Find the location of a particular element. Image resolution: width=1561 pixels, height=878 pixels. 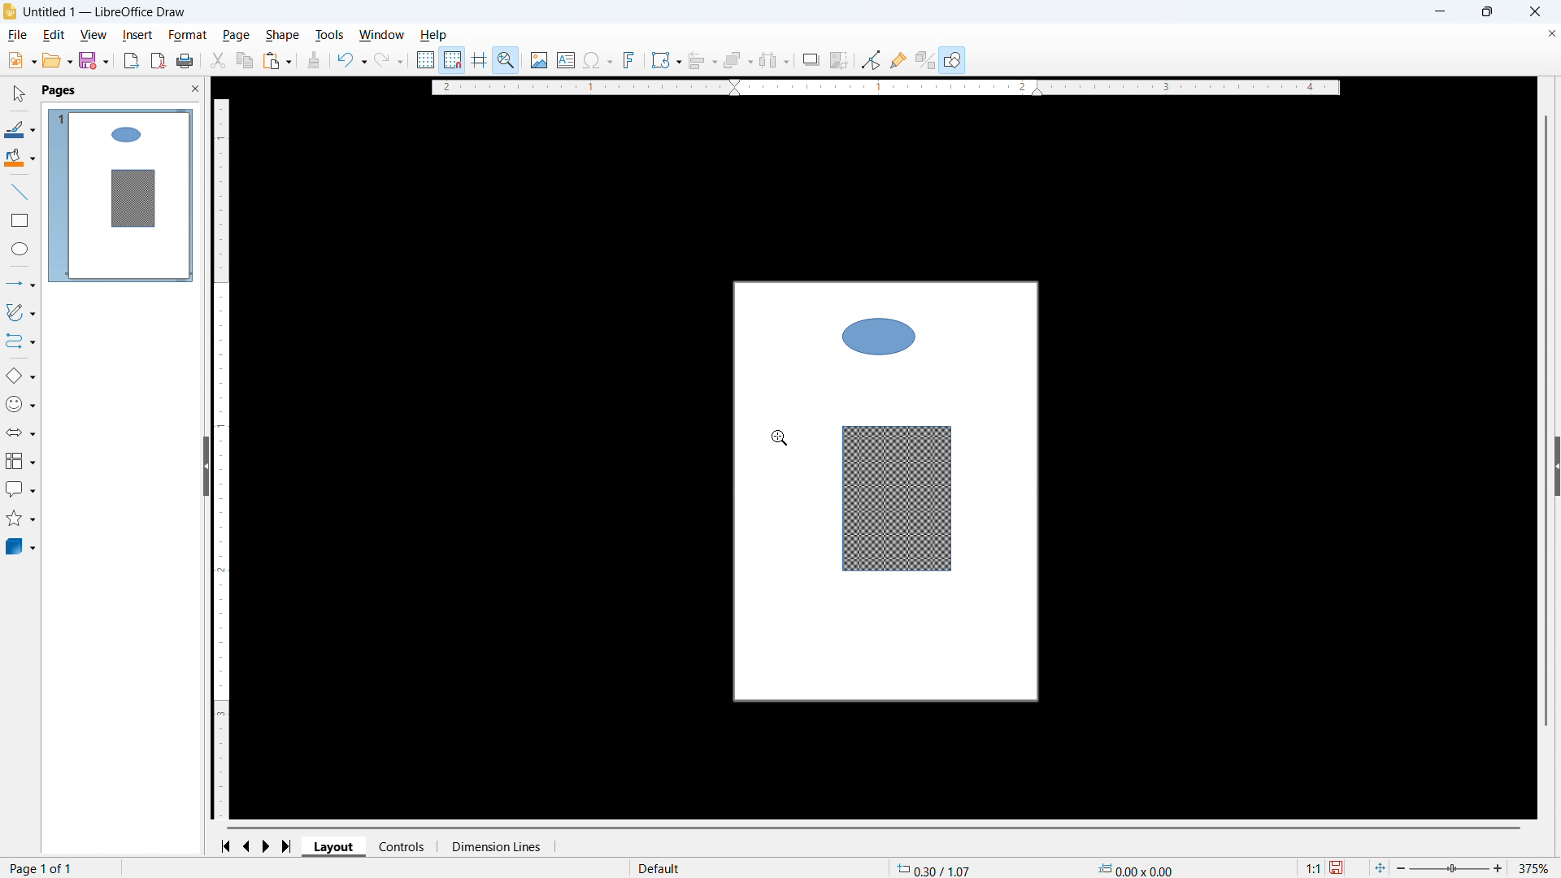

Help  is located at coordinates (434, 36).